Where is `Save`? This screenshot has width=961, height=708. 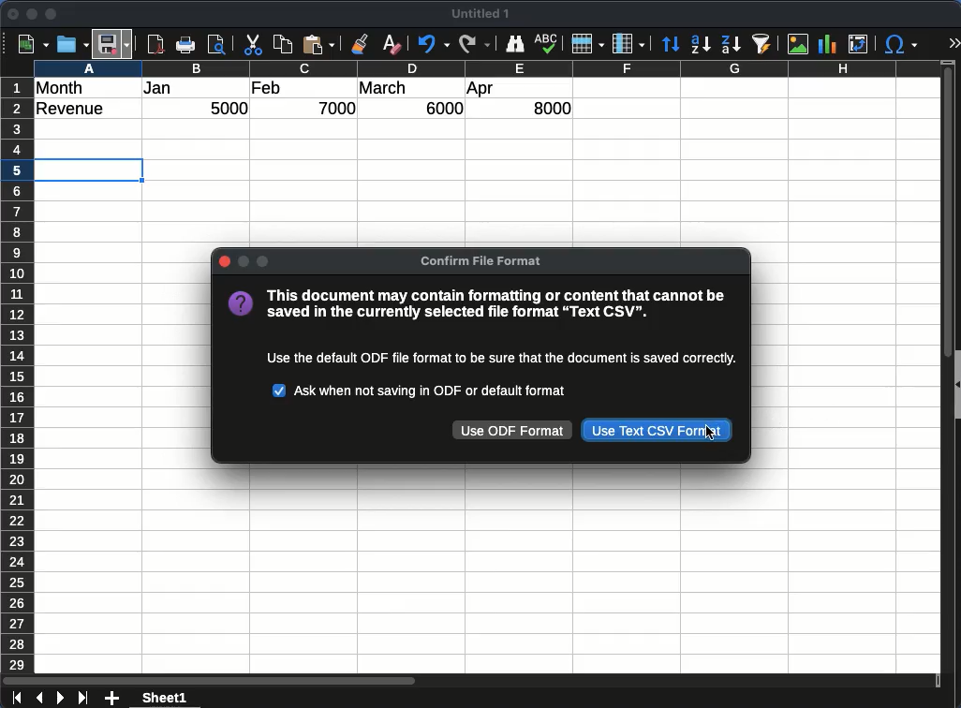
Save is located at coordinates (113, 43).